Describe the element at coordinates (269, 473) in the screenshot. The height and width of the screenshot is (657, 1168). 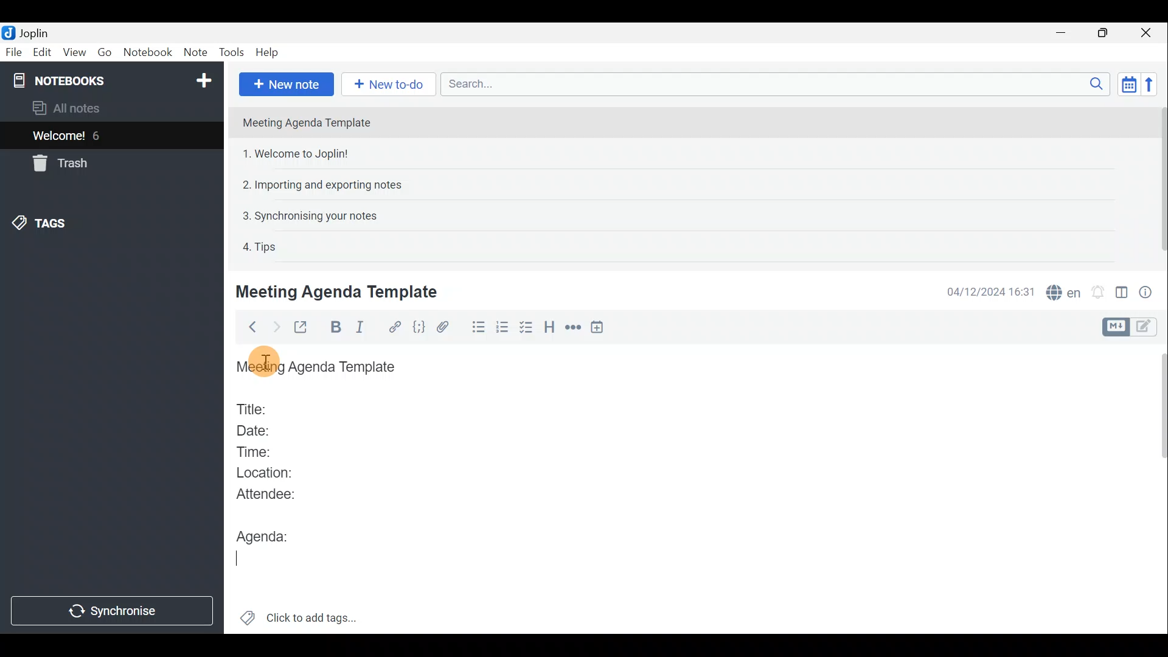
I see `Location:` at that location.